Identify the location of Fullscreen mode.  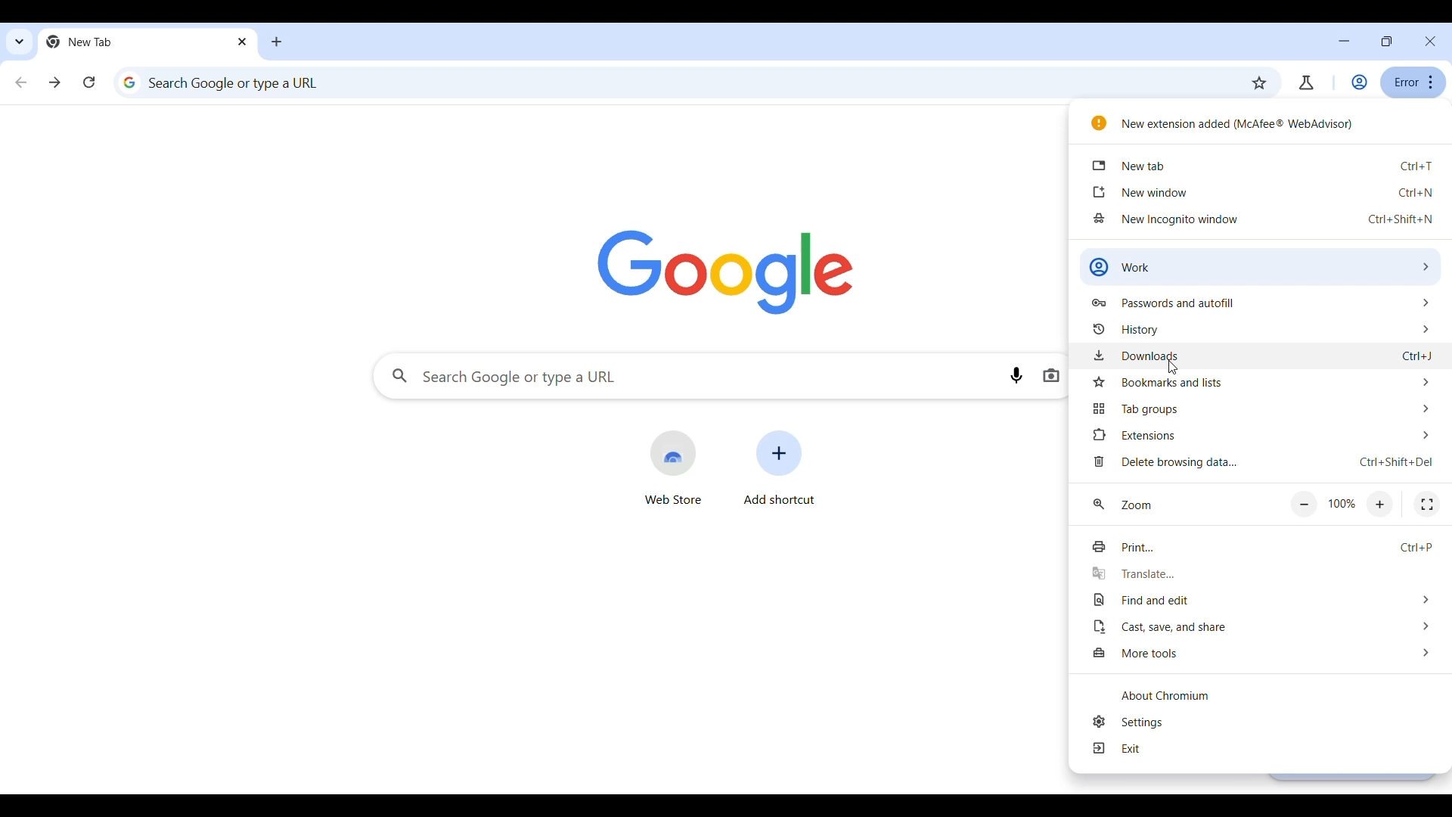
(1427, 505).